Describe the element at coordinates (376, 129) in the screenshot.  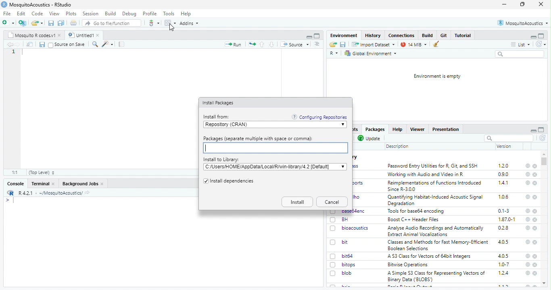
I see `Packages` at that location.